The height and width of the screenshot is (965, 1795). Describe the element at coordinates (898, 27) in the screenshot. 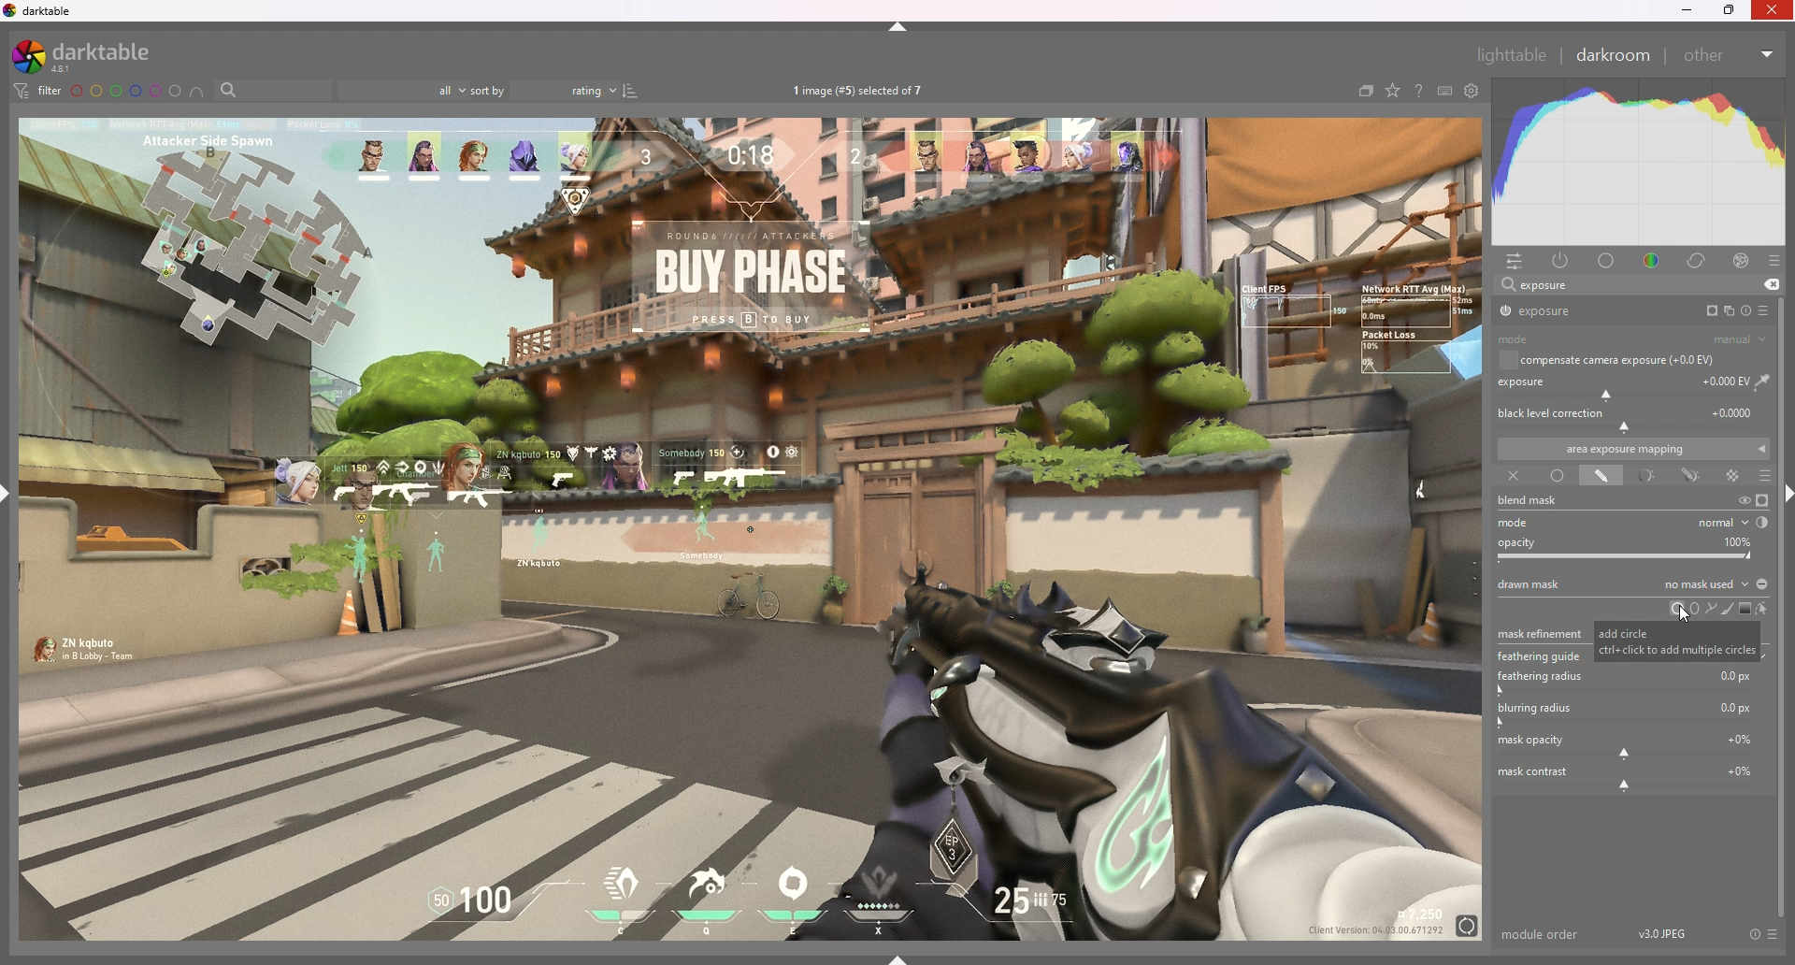

I see `hide` at that location.